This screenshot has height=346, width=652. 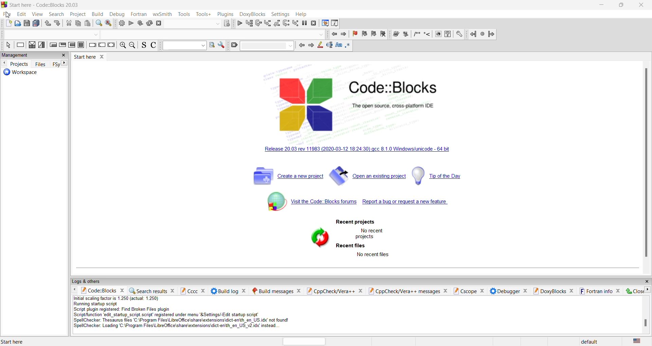 I want to click on language, so click(x=636, y=341).